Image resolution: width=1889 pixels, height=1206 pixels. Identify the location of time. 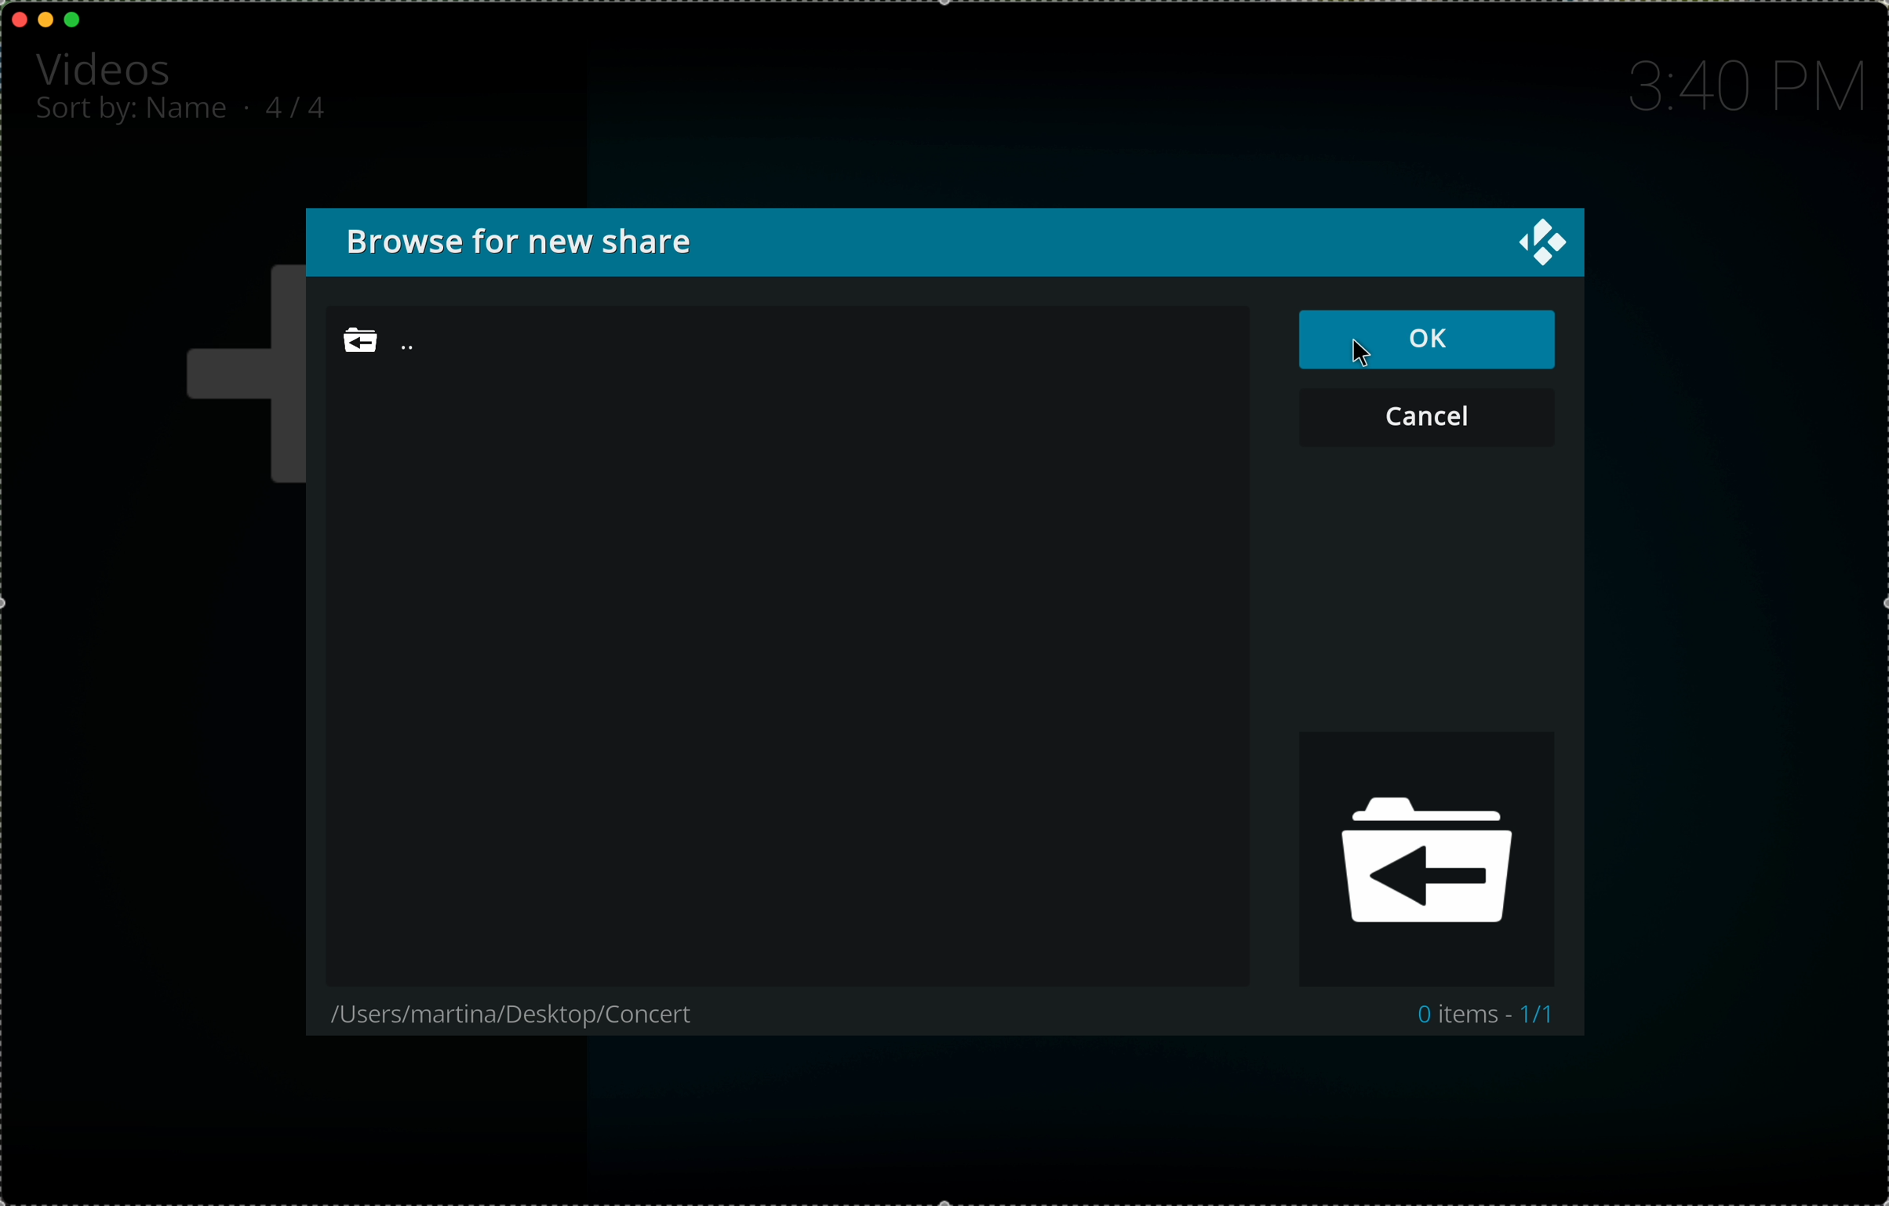
(1742, 87).